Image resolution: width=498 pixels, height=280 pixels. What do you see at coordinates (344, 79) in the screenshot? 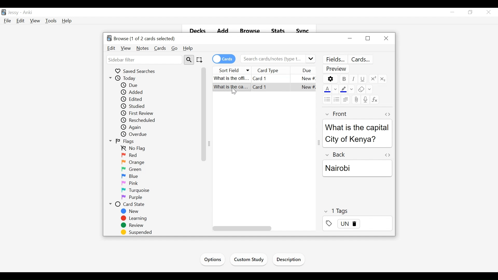
I see `Bold` at bounding box center [344, 79].